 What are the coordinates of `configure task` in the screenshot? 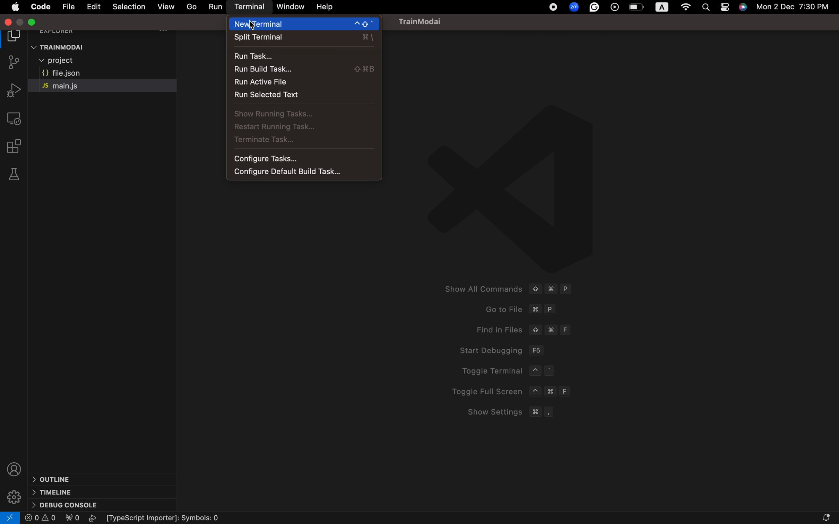 It's located at (306, 158).